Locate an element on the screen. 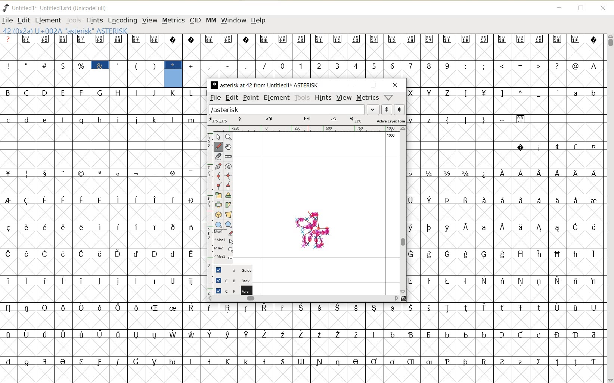 This screenshot has height=383, width=614. polygon or star is located at coordinates (229, 225).